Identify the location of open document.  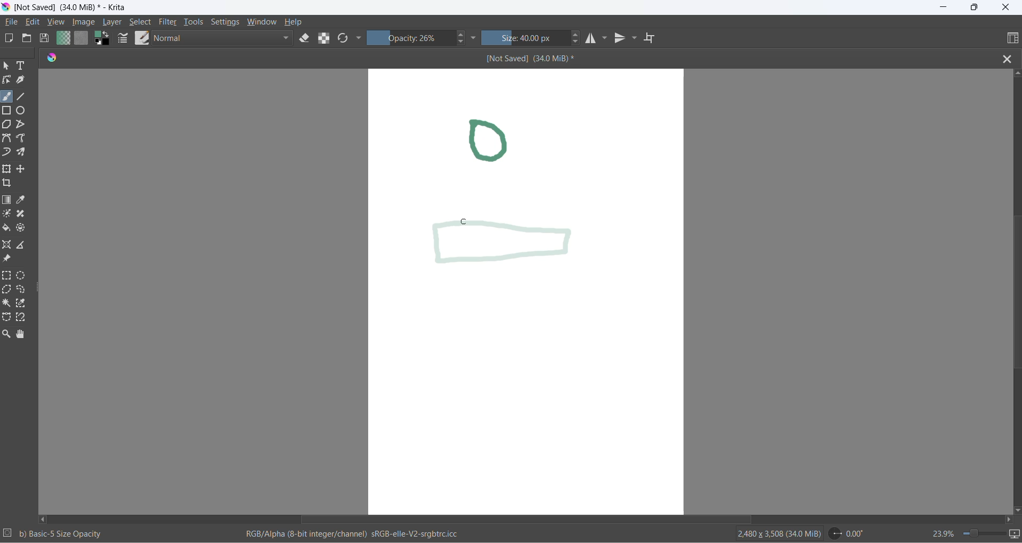
(30, 39).